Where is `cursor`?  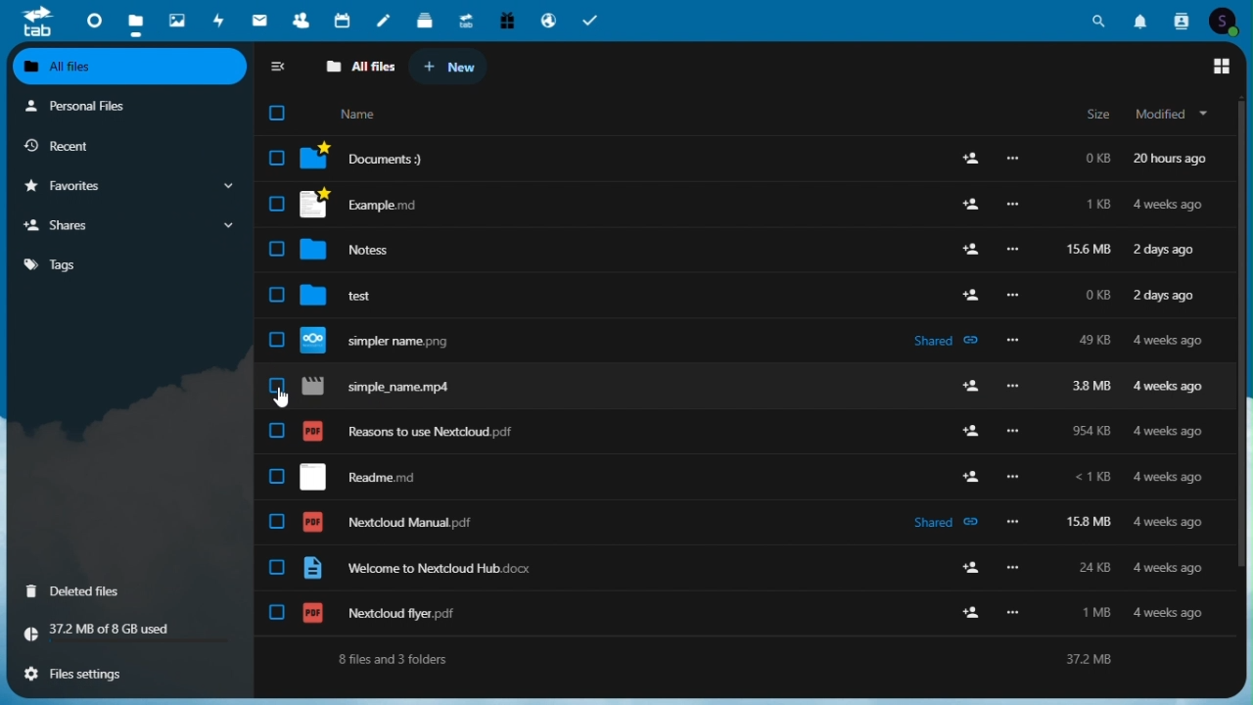
cursor is located at coordinates (286, 398).